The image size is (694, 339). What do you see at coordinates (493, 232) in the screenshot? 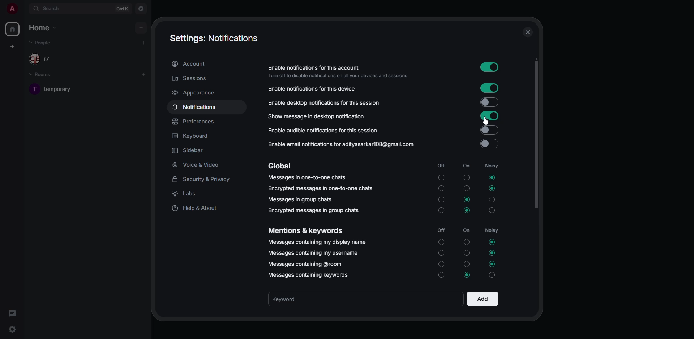
I see `noisy` at bounding box center [493, 232].